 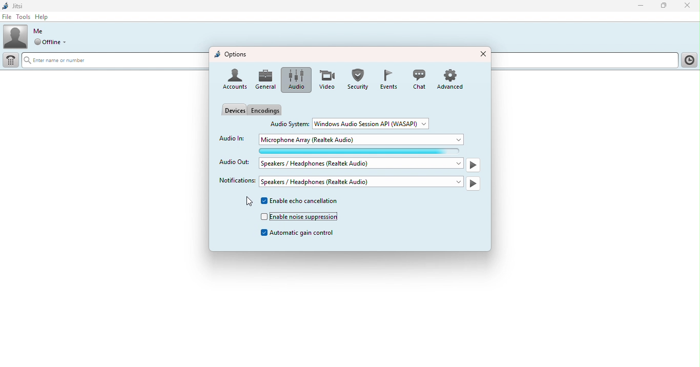 I want to click on Accounts, so click(x=234, y=80).